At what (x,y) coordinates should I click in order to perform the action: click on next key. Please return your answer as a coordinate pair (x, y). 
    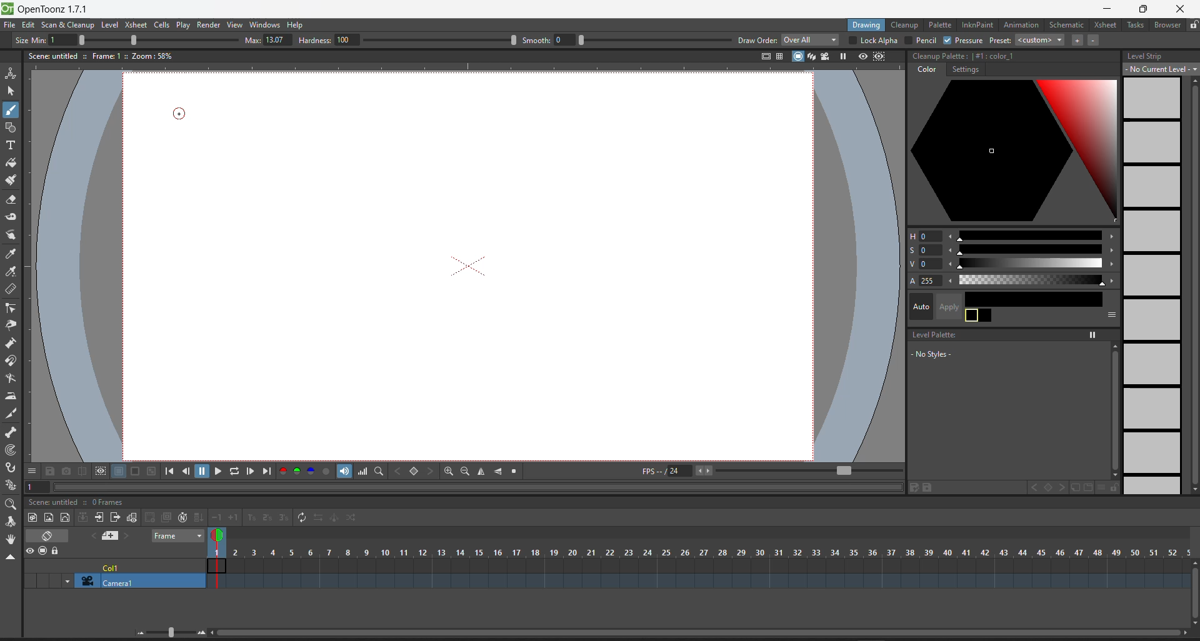
    Looking at the image, I should click on (1062, 486).